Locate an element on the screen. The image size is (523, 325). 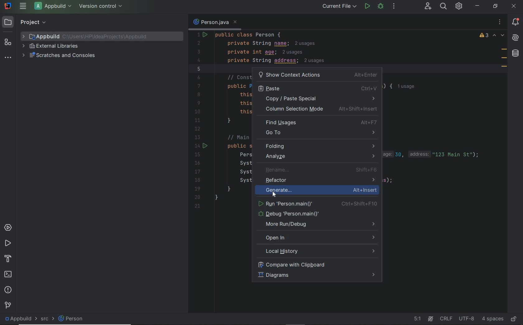
file encoding is located at coordinates (467, 319).